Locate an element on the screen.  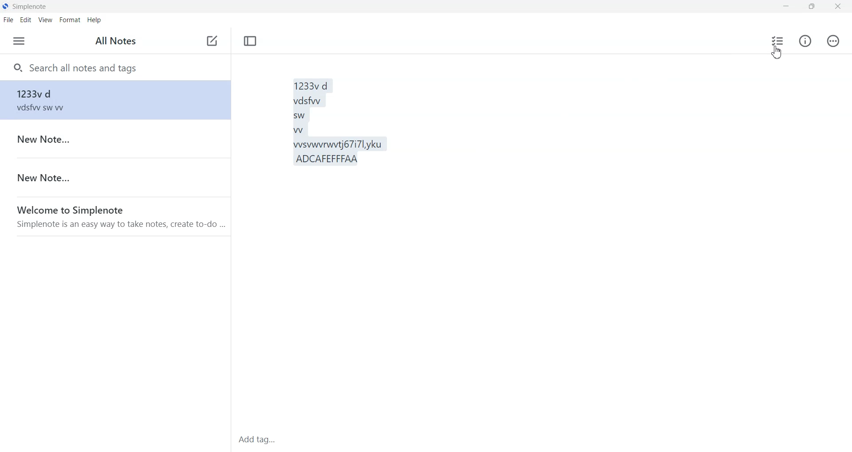
Action is located at coordinates (833, 42).